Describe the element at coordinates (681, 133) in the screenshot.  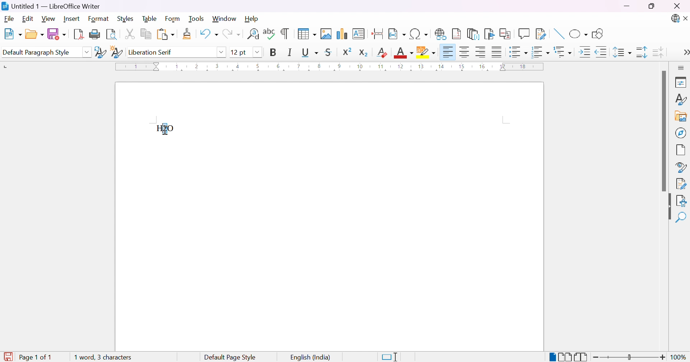
I see `Navigator` at that location.